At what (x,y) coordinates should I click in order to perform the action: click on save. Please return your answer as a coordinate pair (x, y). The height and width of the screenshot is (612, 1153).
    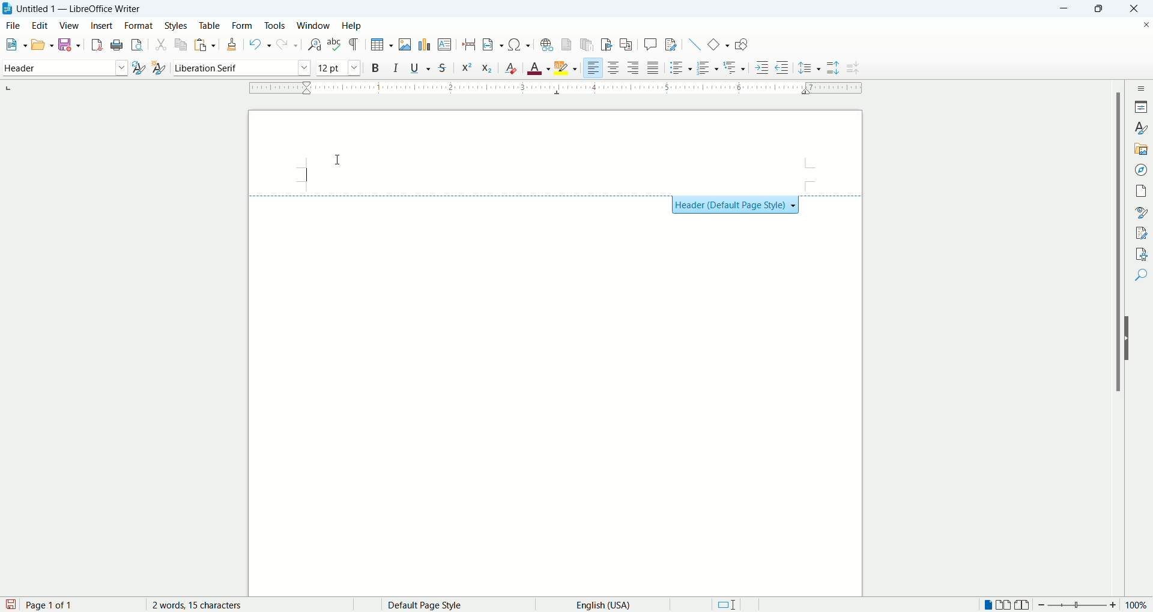
    Looking at the image, I should click on (11, 603).